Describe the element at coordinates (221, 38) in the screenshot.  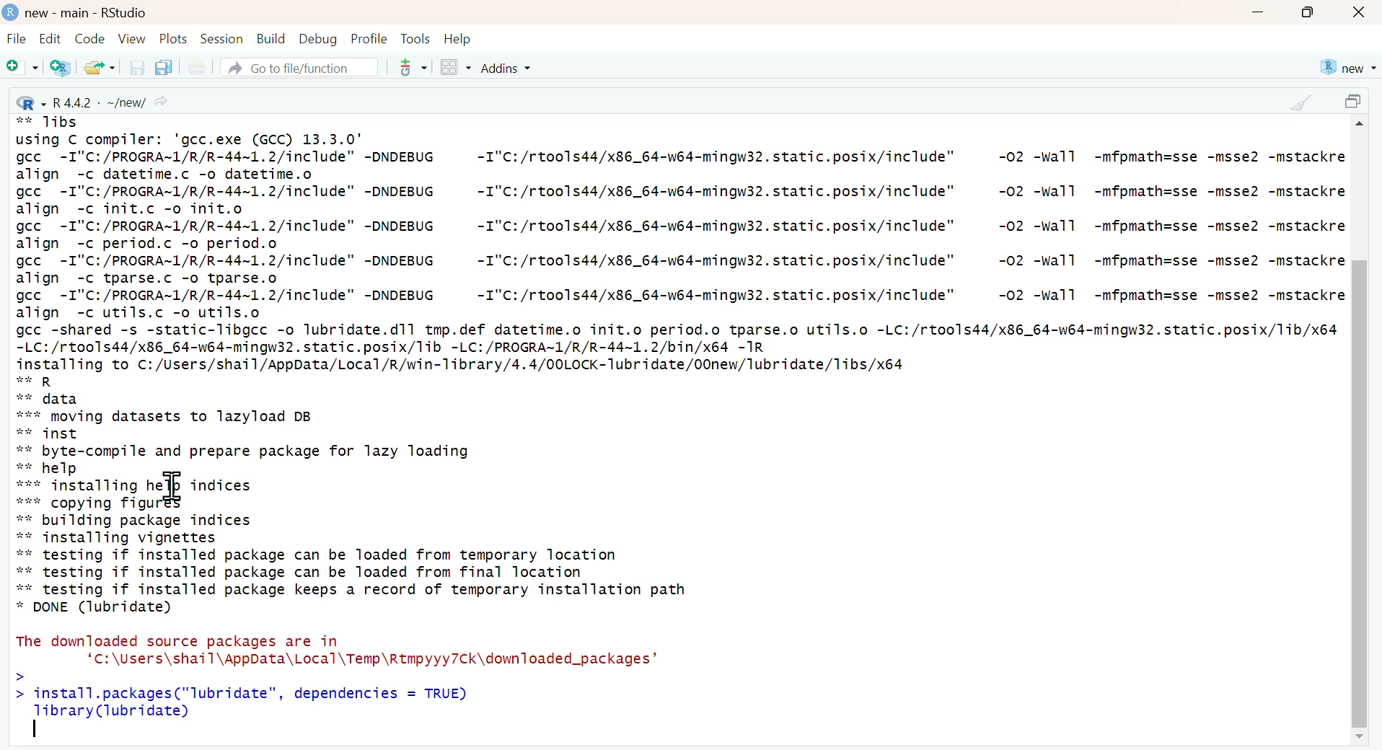
I see `Session` at that location.